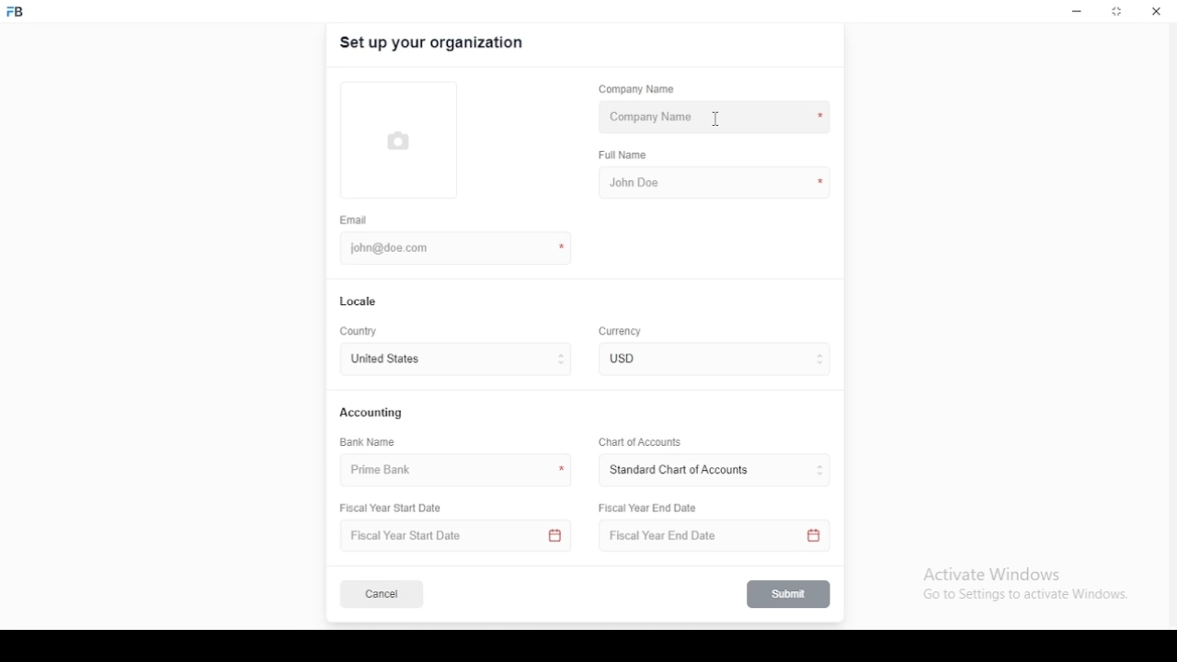  Describe the element at coordinates (389, 471) in the screenshot. I see `prime bank` at that location.